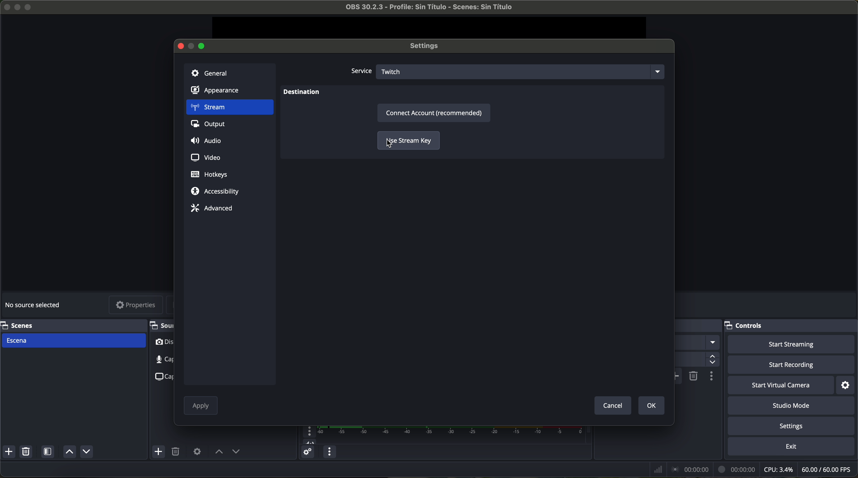  What do you see at coordinates (792, 448) in the screenshot?
I see `exit` at bounding box center [792, 448].